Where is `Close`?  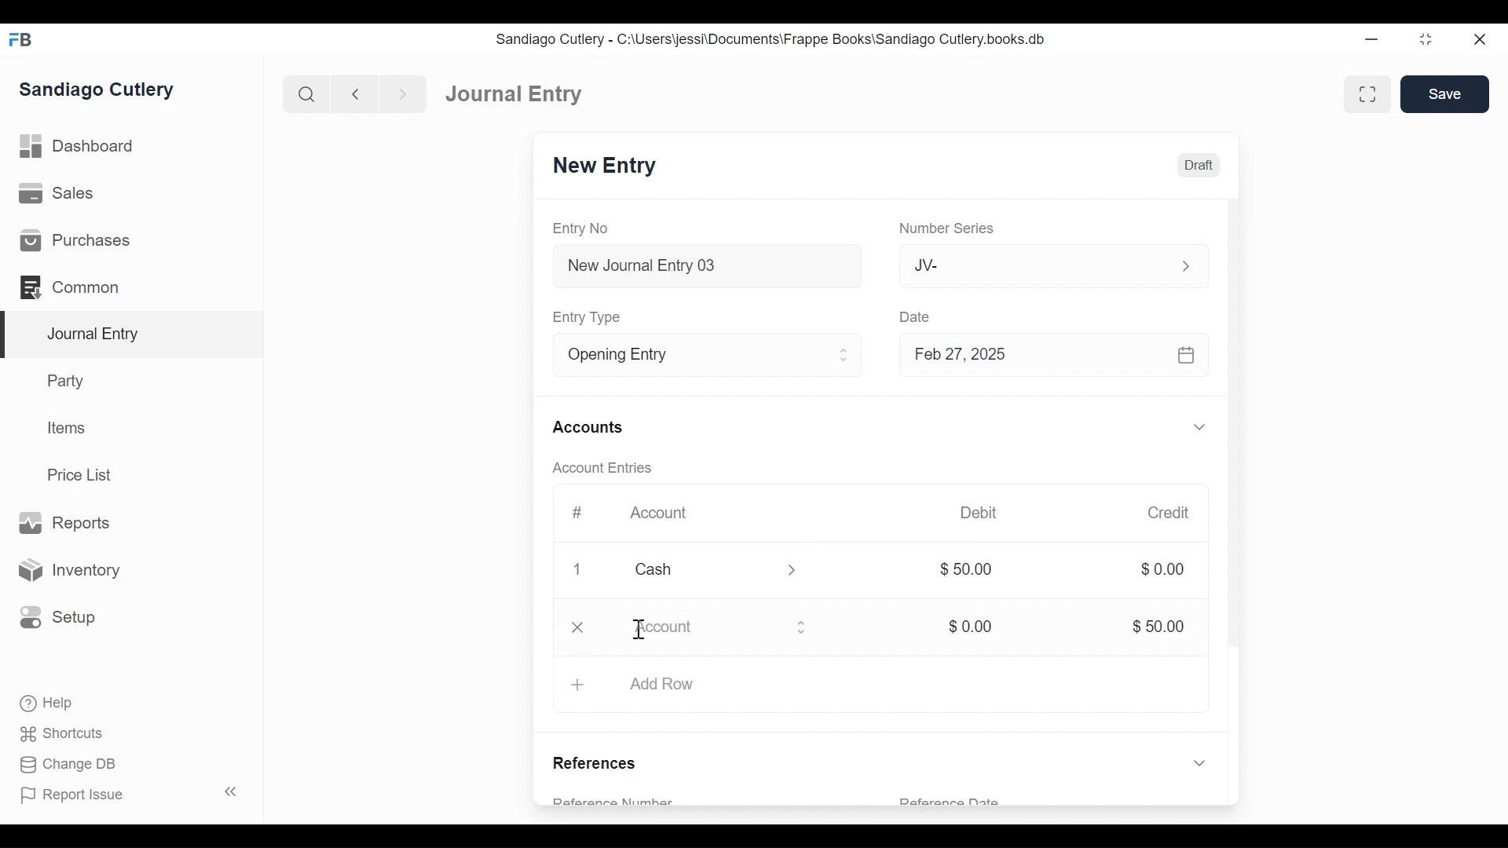
Close is located at coordinates (577, 627).